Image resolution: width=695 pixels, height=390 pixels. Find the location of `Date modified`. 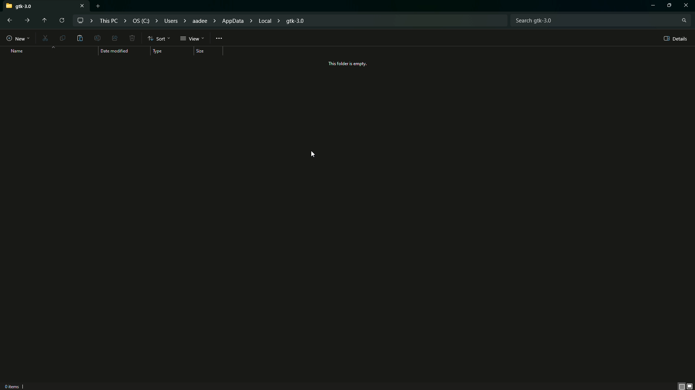

Date modified is located at coordinates (116, 51).